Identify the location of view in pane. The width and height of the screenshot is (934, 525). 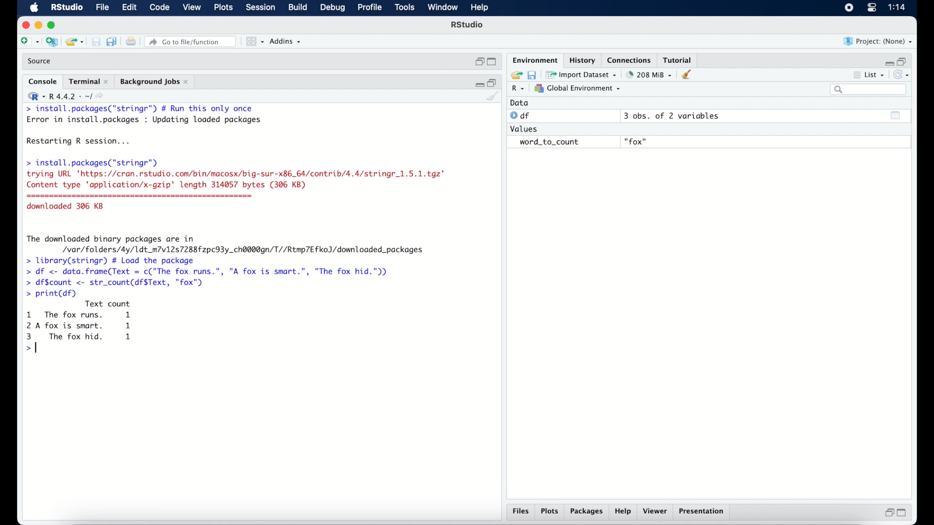
(254, 42).